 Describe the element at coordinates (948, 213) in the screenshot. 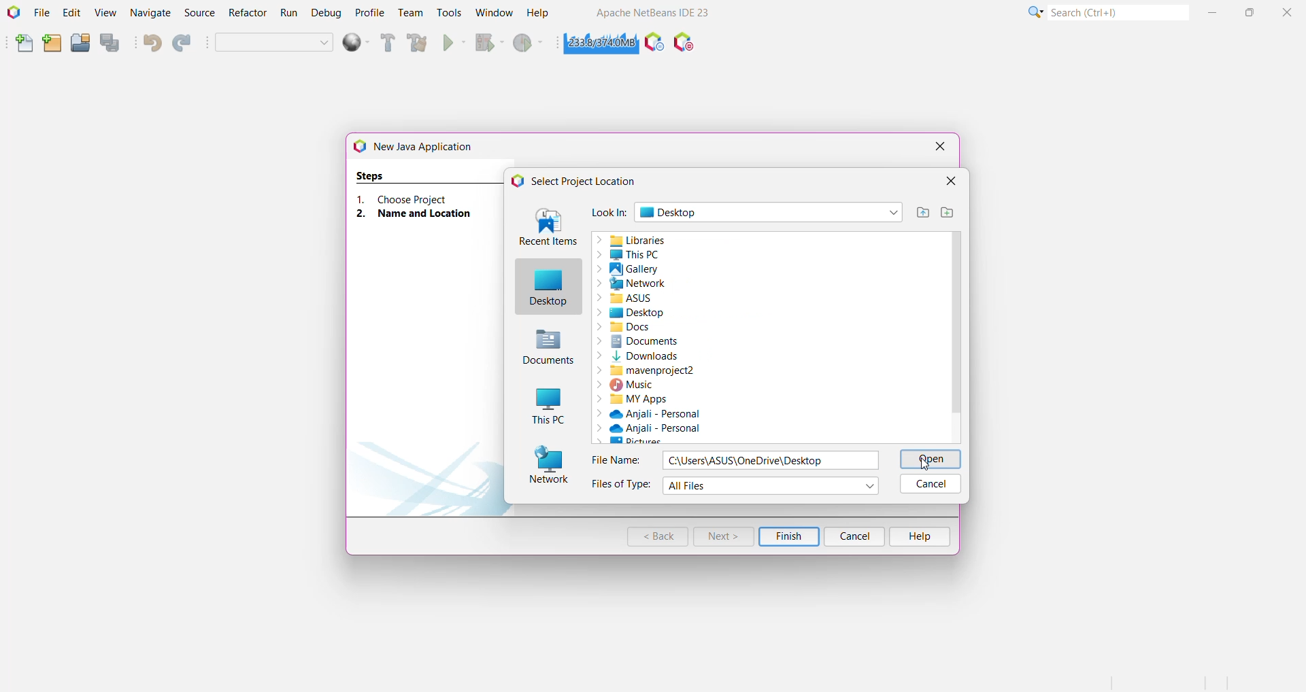

I see `Create New Folder` at that location.